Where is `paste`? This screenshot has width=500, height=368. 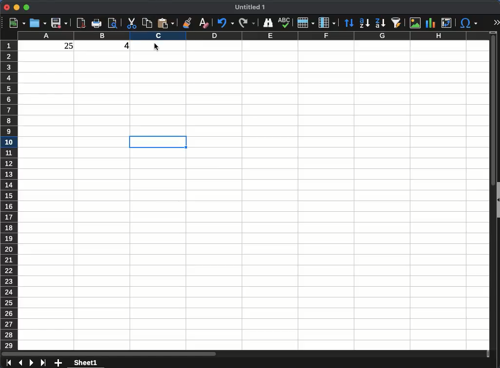 paste is located at coordinates (166, 23).